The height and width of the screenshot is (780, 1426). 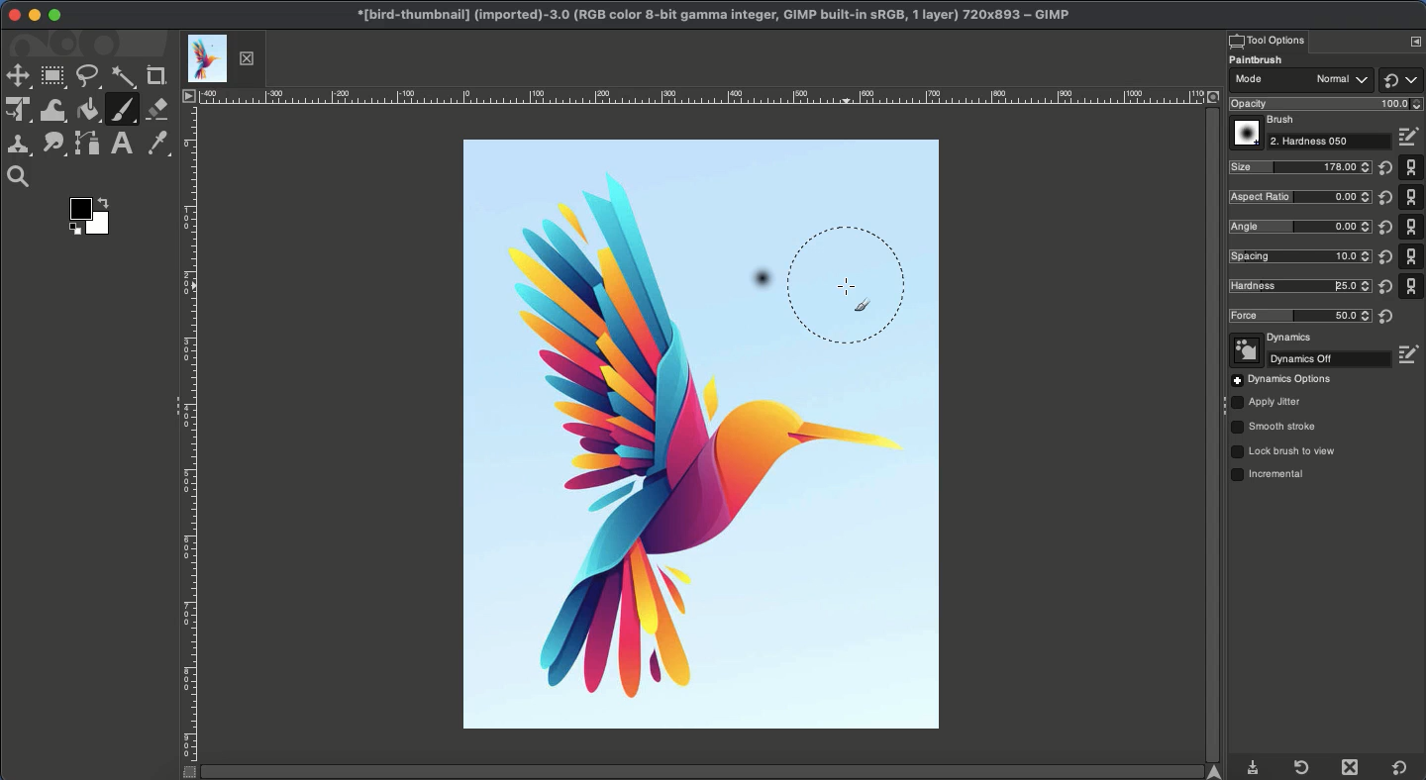 I want to click on Ratio, so click(x=1301, y=198).